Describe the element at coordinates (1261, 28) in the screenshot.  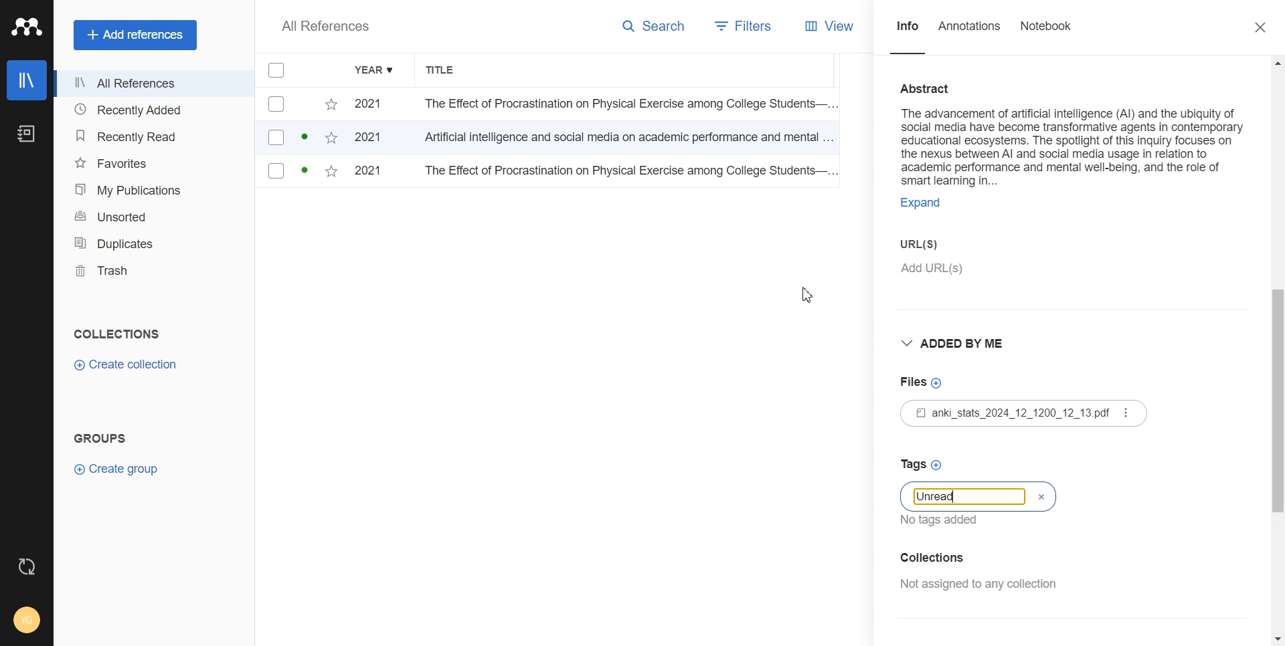
I see `Close` at that location.